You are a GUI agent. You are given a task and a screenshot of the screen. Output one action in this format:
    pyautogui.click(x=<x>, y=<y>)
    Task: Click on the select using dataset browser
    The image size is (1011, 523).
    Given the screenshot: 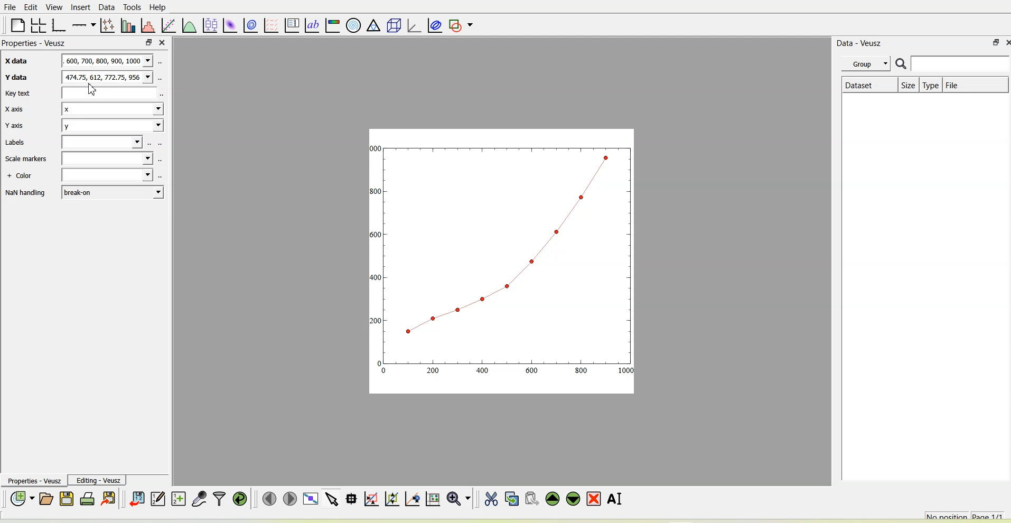 What is the action you would take?
    pyautogui.click(x=161, y=143)
    